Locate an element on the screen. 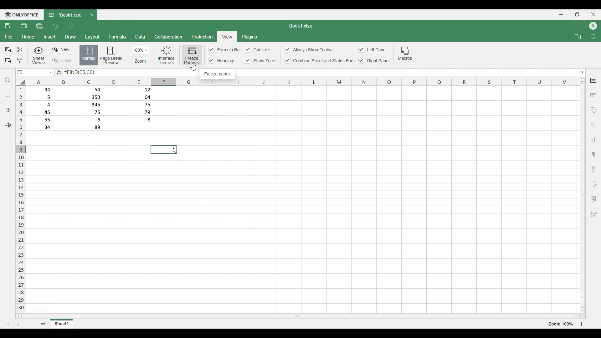 The width and height of the screenshot is (601, 338). Cursor is located at coordinates (193, 67).